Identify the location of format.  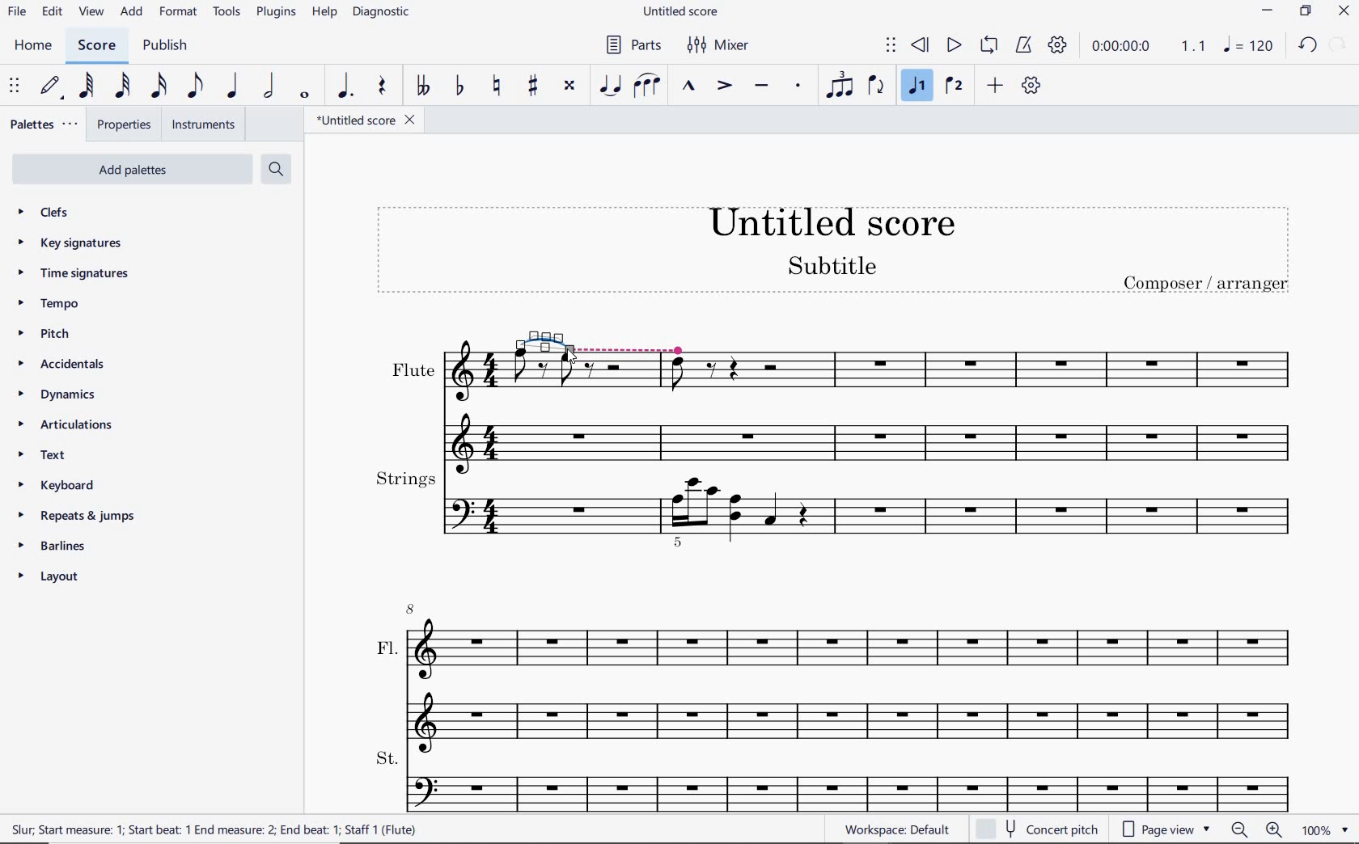
(176, 13).